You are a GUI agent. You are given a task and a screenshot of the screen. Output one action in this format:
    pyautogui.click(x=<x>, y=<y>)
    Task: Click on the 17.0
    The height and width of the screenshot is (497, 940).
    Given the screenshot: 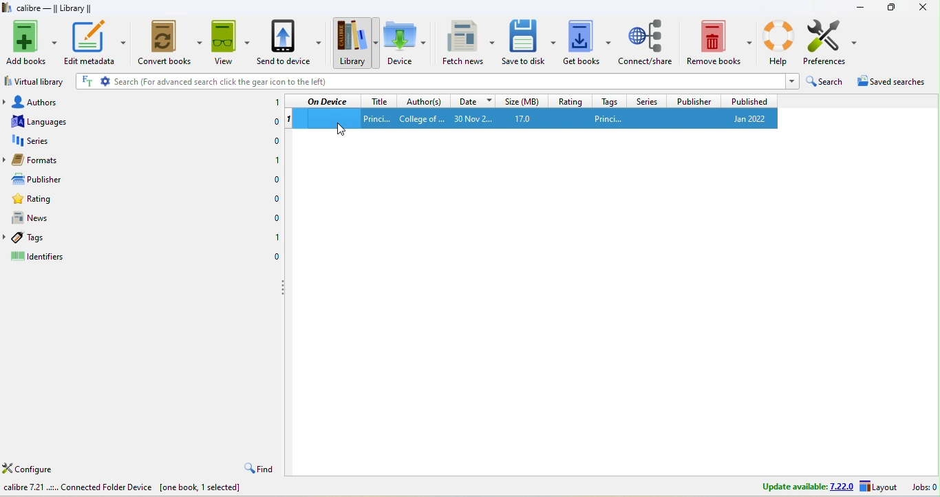 What is the action you would take?
    pyautogui.click(x=532, y=118)
    